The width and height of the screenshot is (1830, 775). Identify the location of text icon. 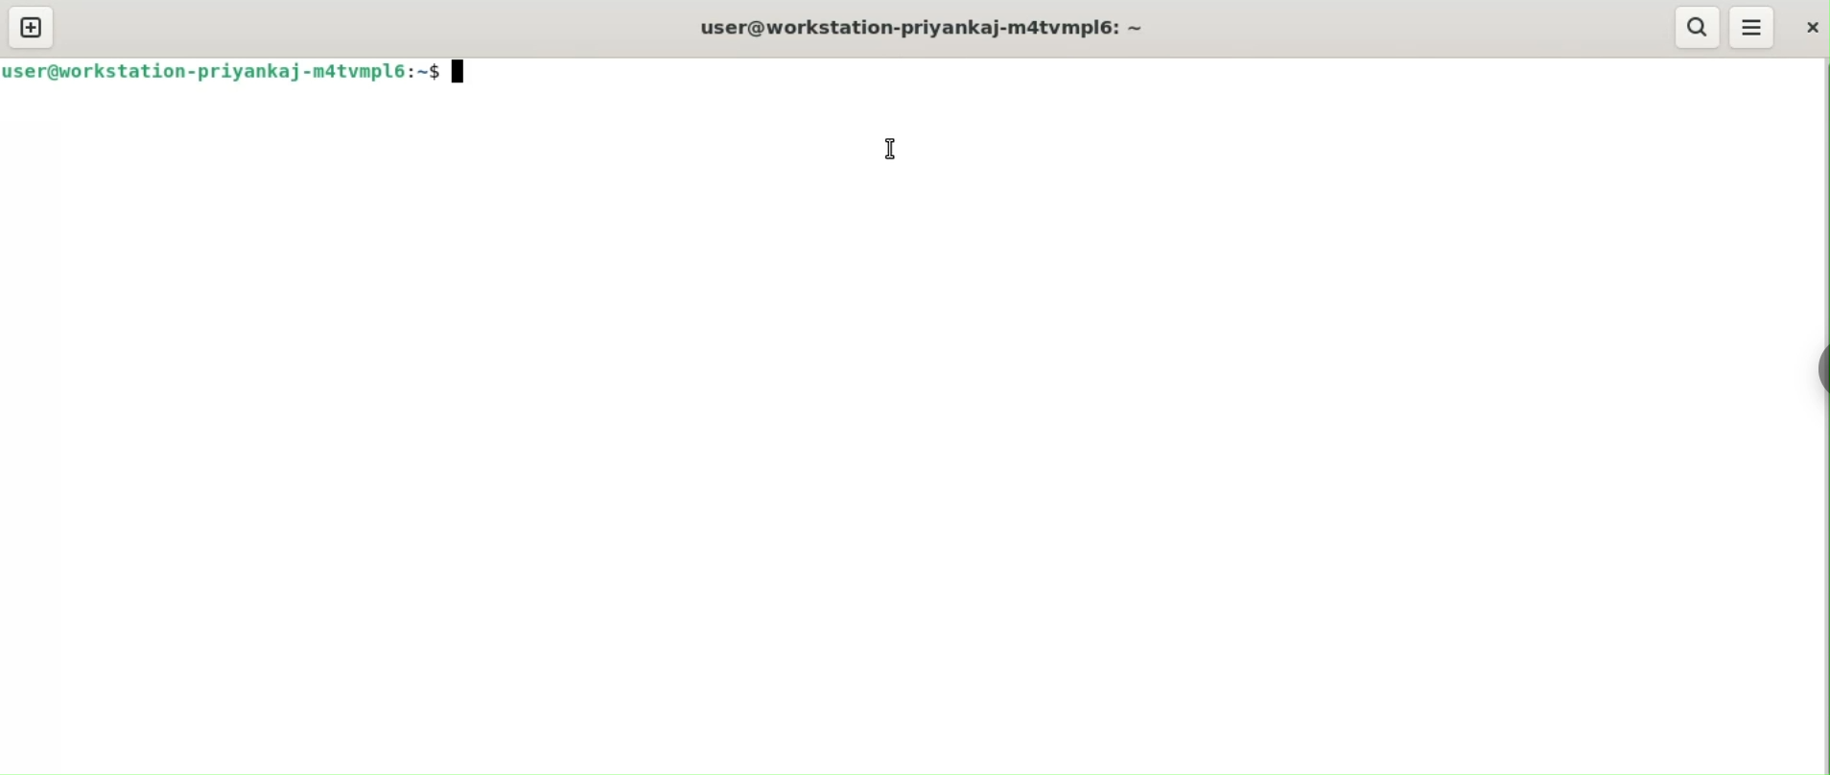
(462, 72).